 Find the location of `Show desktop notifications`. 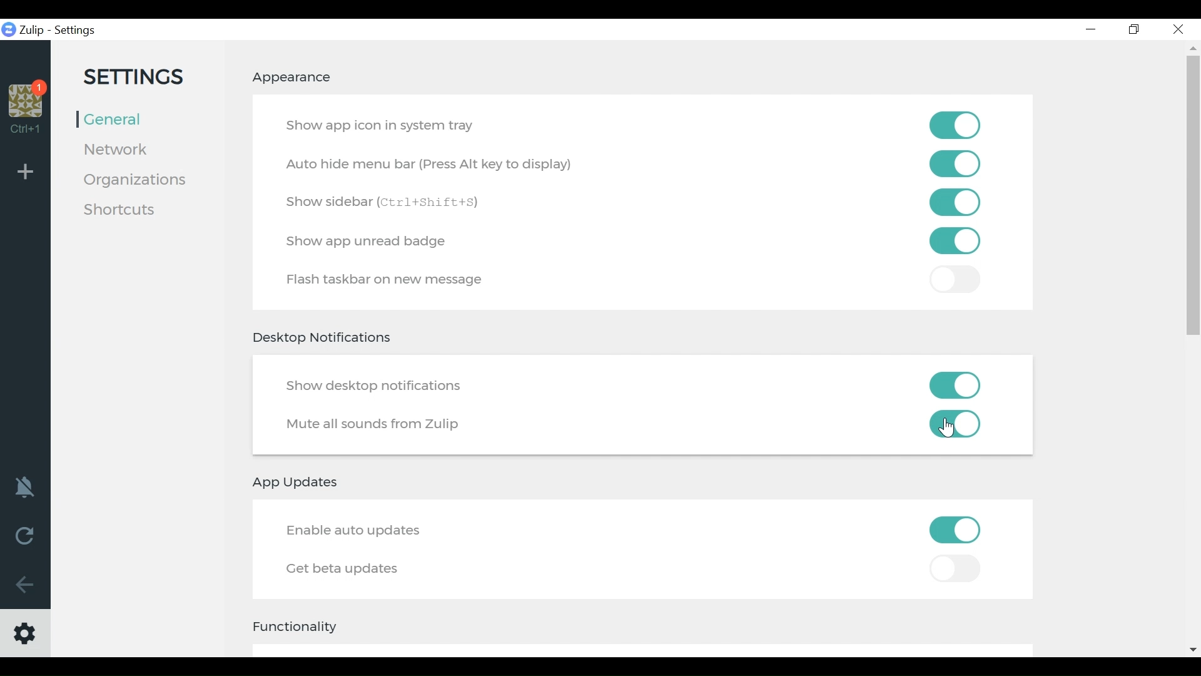

Show desktop notifications is located at coordinates (377, 386).